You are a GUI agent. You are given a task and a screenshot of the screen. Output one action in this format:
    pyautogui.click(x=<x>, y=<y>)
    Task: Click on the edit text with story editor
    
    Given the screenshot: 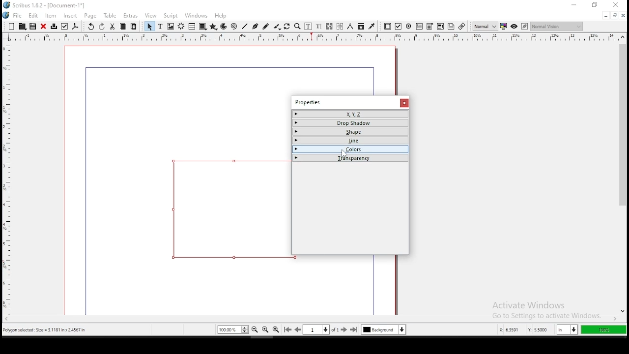 What is the action you would take?
    pyautogui.click(x=318, y=27)
    